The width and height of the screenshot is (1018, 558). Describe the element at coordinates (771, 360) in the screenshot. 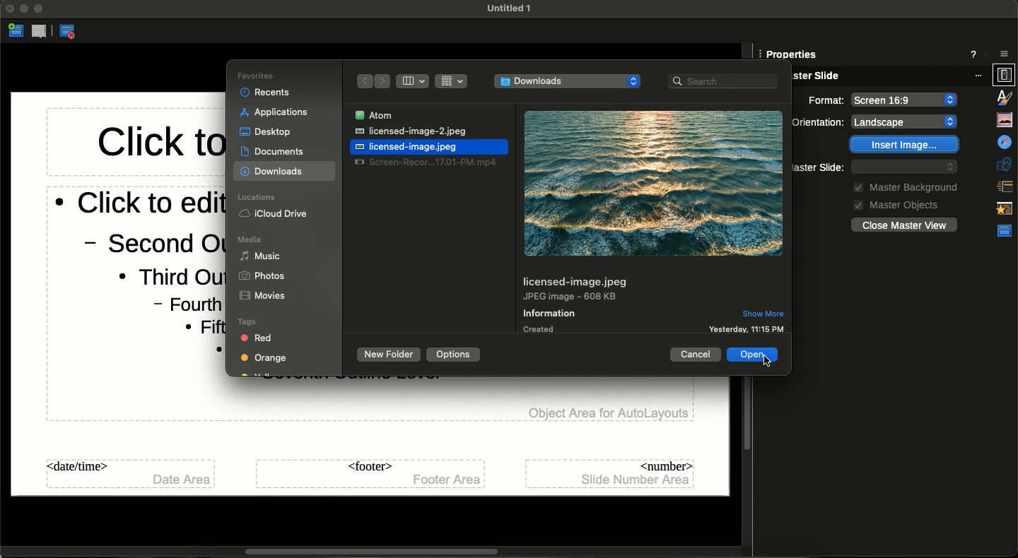

I see `Master view` at that location.